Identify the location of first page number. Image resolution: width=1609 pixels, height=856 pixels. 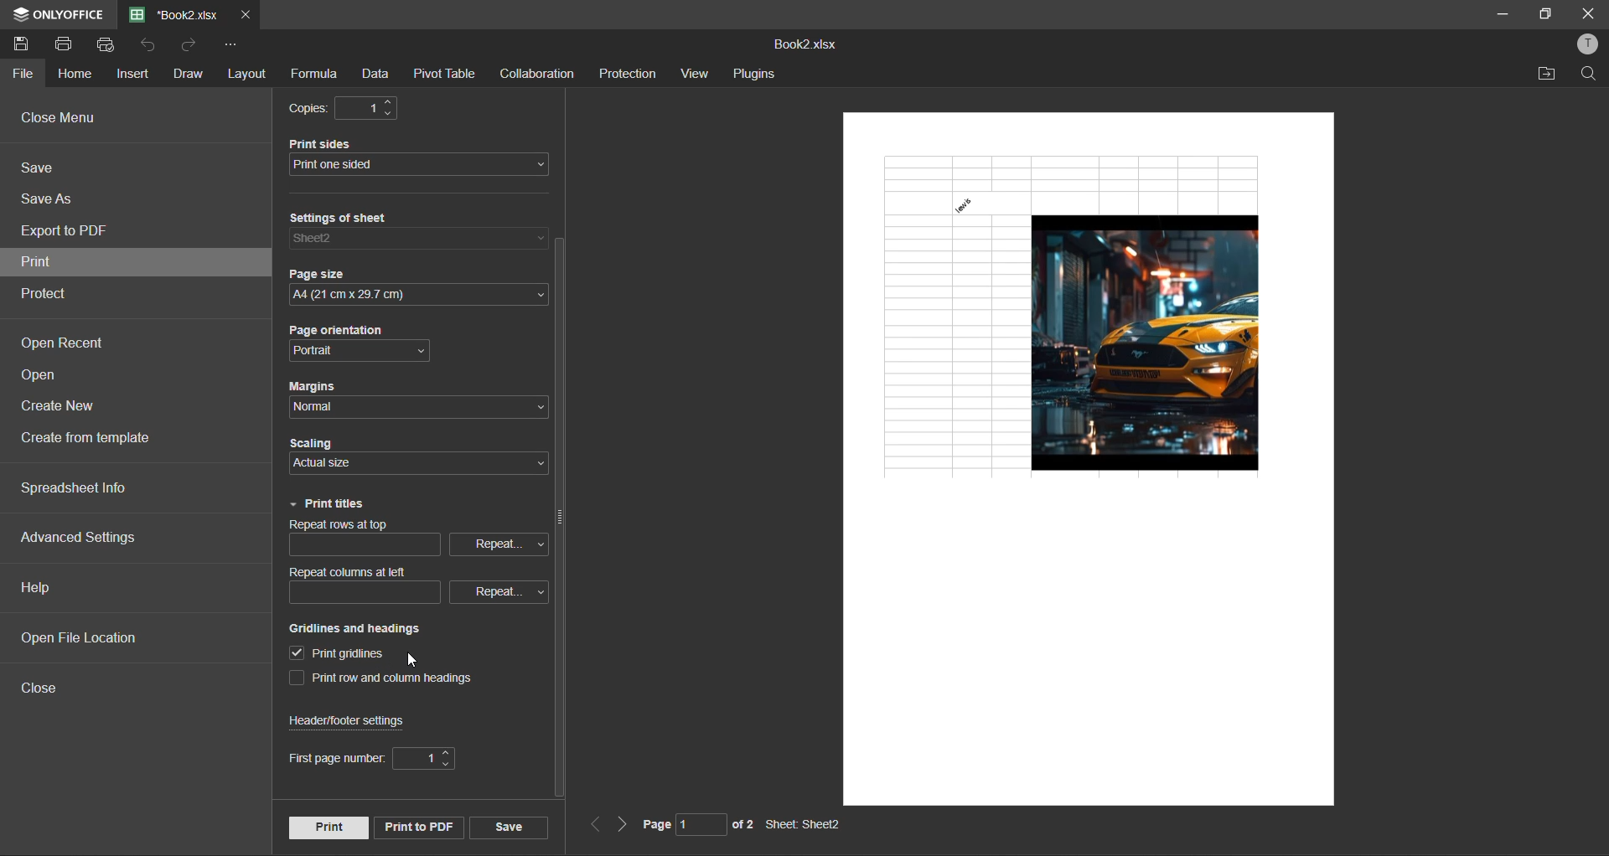
(378, 758).